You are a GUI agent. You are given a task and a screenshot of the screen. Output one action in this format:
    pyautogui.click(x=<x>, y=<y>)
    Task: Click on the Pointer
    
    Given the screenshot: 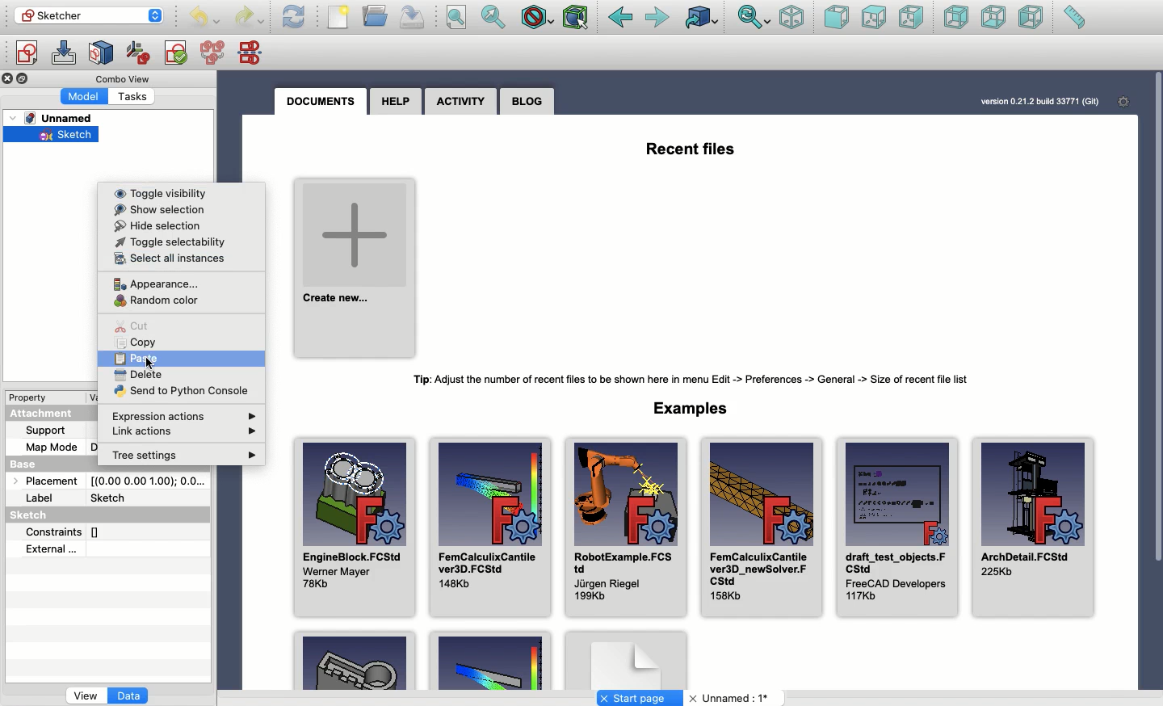 What is the action you would take?
    pyautogui.click(x=152, y=366)
    